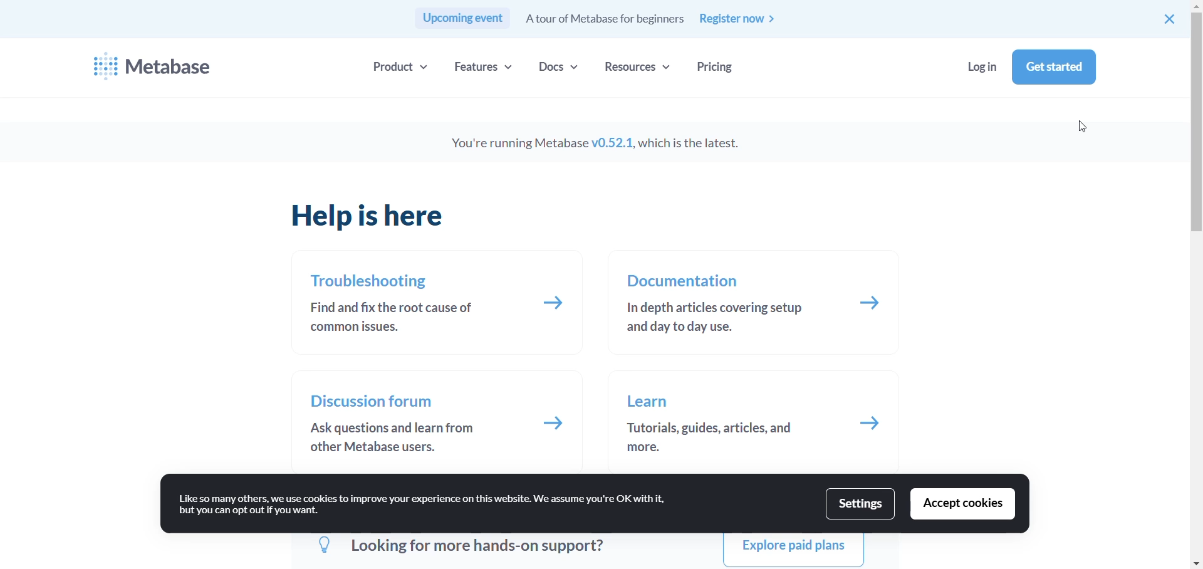 The image size is (1203, 569). I want to click on Like so many others, we use cookies to improve your experience on this website. We assume you're OK with it,
but you can opt out if you want., so click(430, 501).